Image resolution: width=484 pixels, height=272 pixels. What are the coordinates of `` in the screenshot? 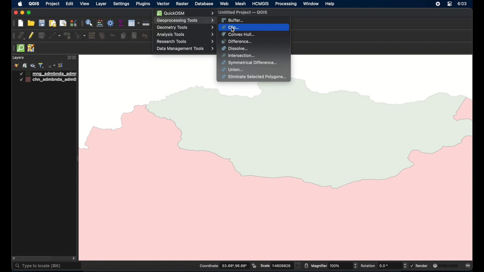 It's located at (89, 23).